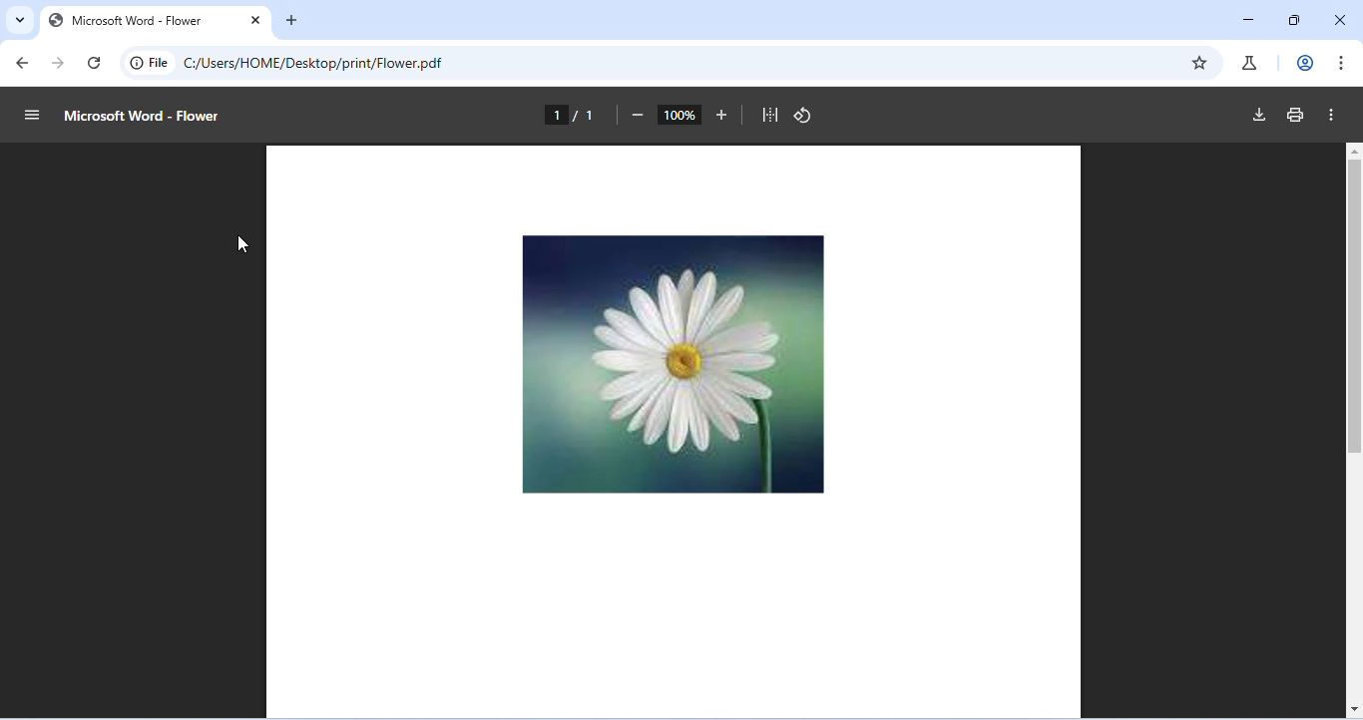 Image resolution: width=1363 pixels, height=720 pixels. Describe the element at coordinates (674, 430) in the screenshot. I see `PDF file containing image of flower opened` at that location.